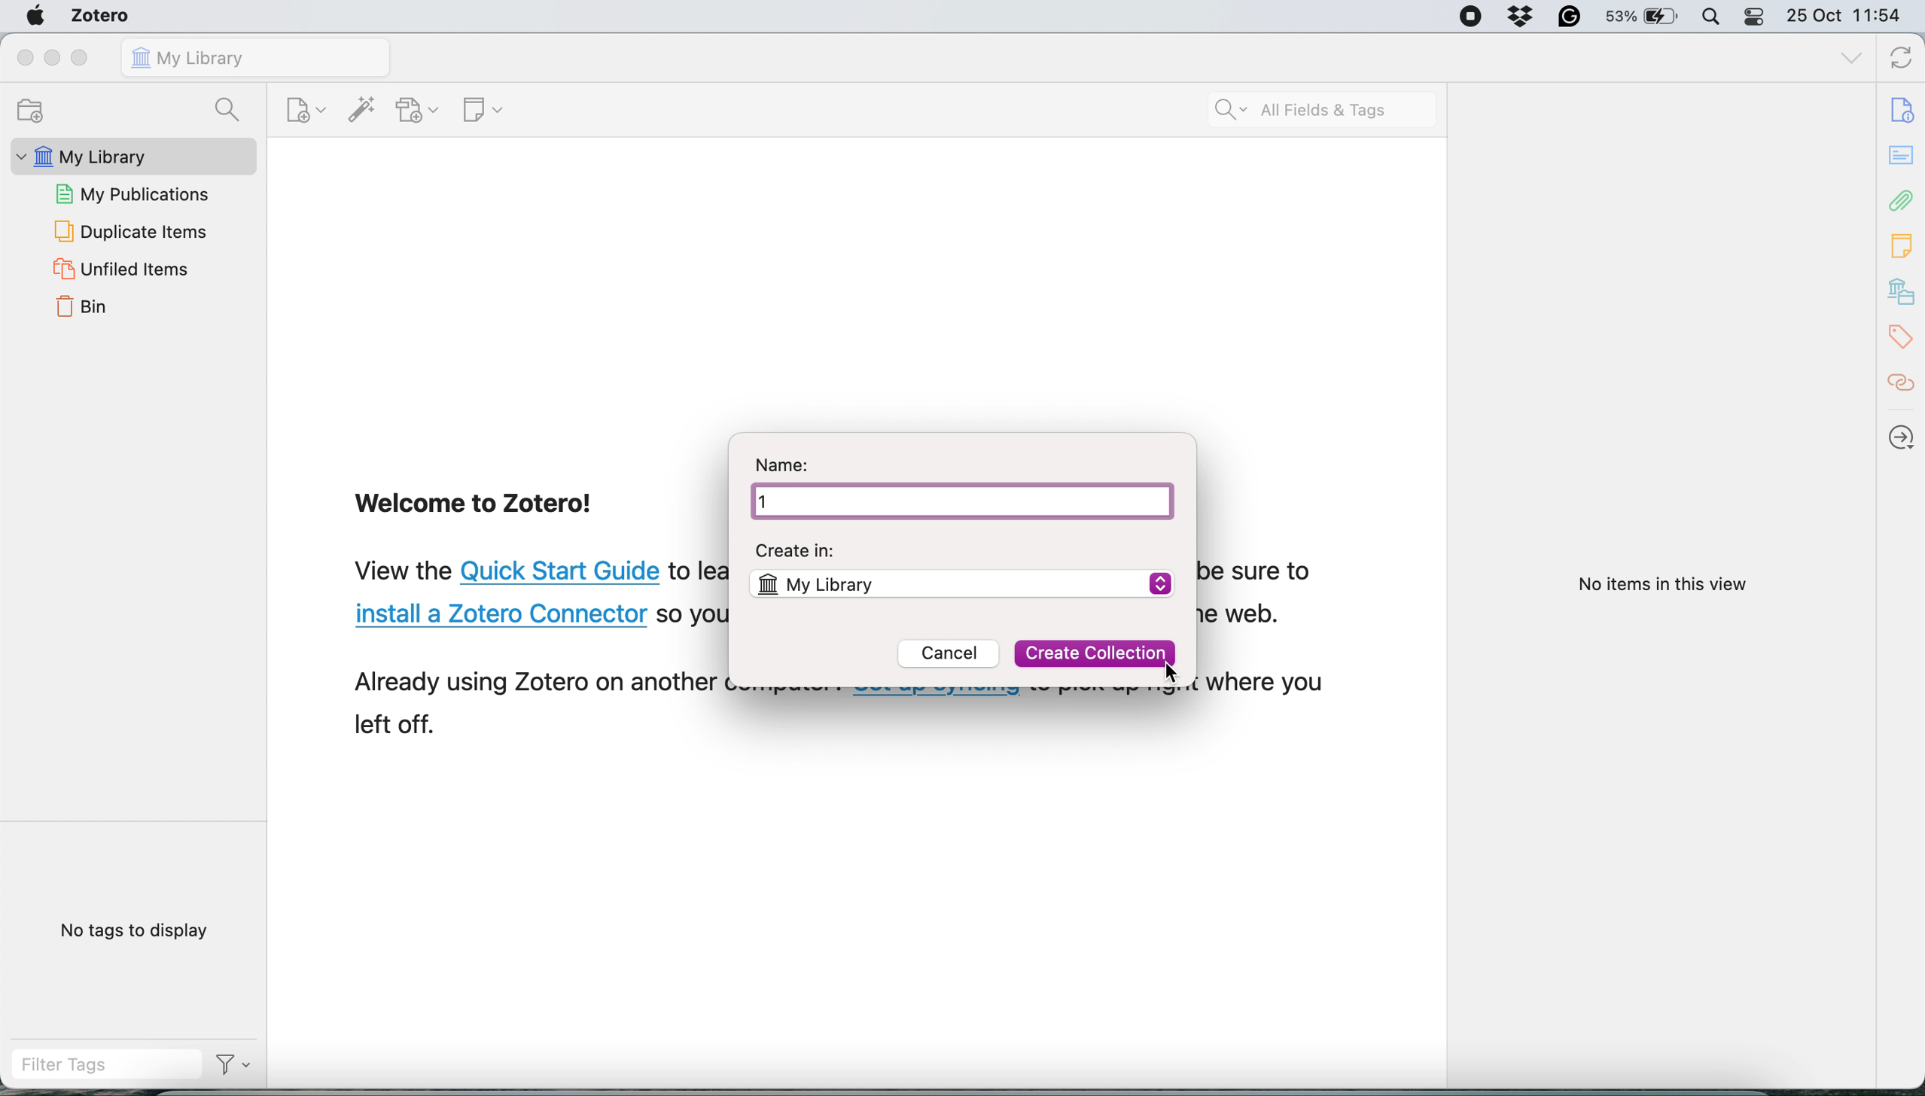  Describe the element at coordinates (1901, 154) in the screenshot. I see `notes` at that location.